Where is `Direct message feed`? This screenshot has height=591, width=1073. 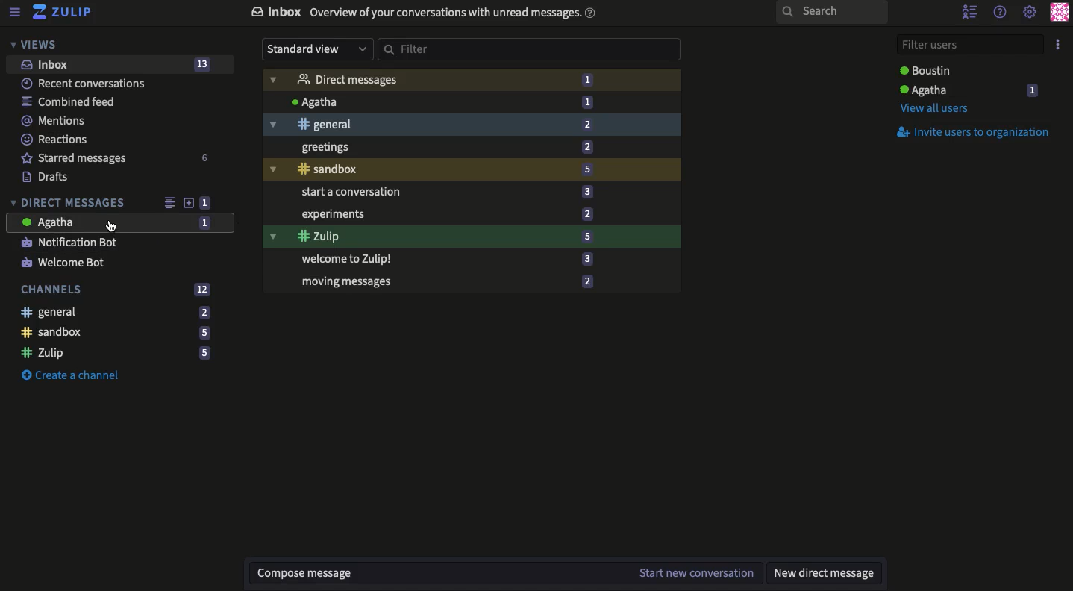
Direct message feed is located at coordinates (169, 201).